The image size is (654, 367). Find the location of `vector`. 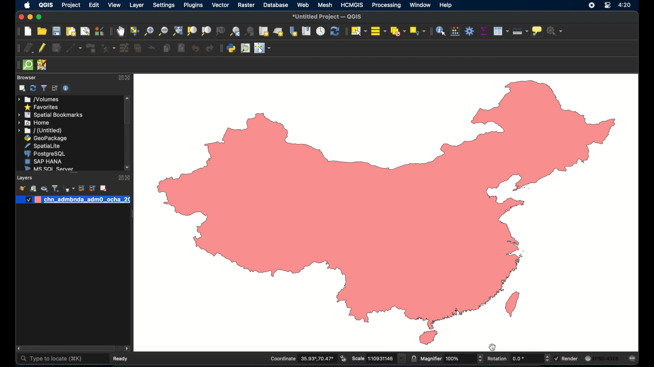

vector is located at coordinates (221, 5).